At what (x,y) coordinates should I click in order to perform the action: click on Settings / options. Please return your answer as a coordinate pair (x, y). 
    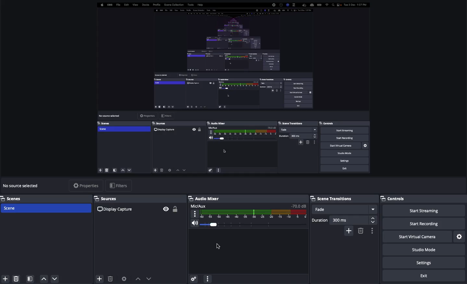
    Looking at the image, I should click on (372, 231).